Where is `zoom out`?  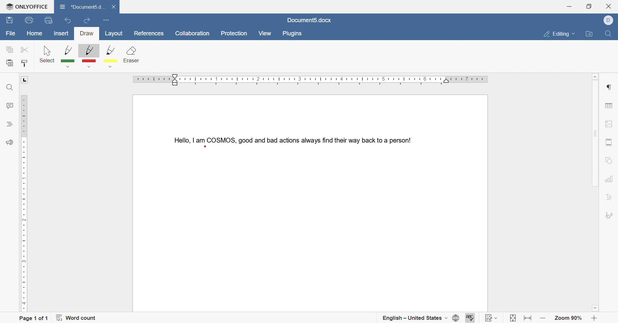
zoom out is located at coordinates (543, 319).